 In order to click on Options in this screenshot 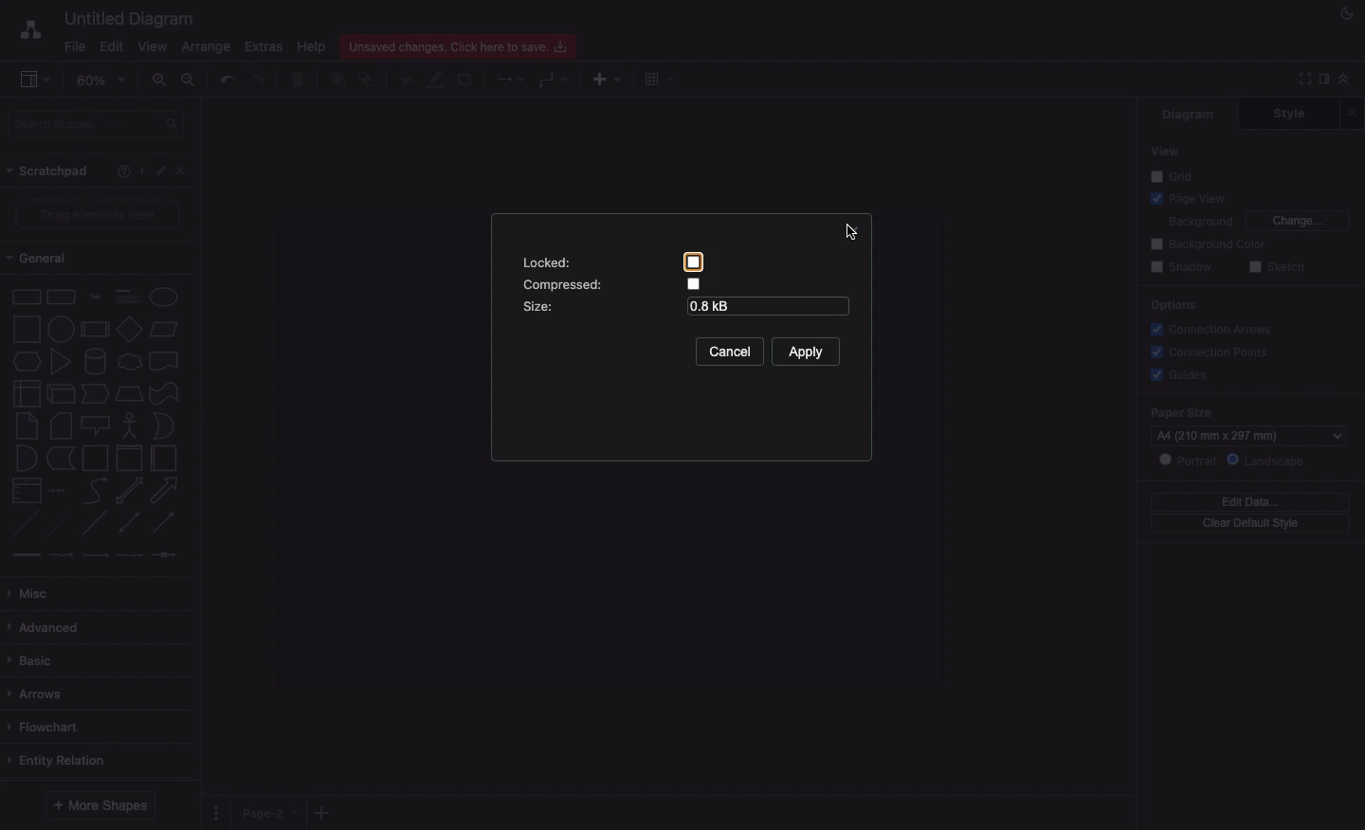, I will do `click(219, 811)`.